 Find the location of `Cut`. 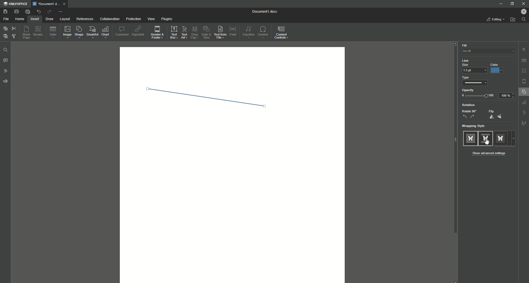

Cut is located at coordinates (14, 28).